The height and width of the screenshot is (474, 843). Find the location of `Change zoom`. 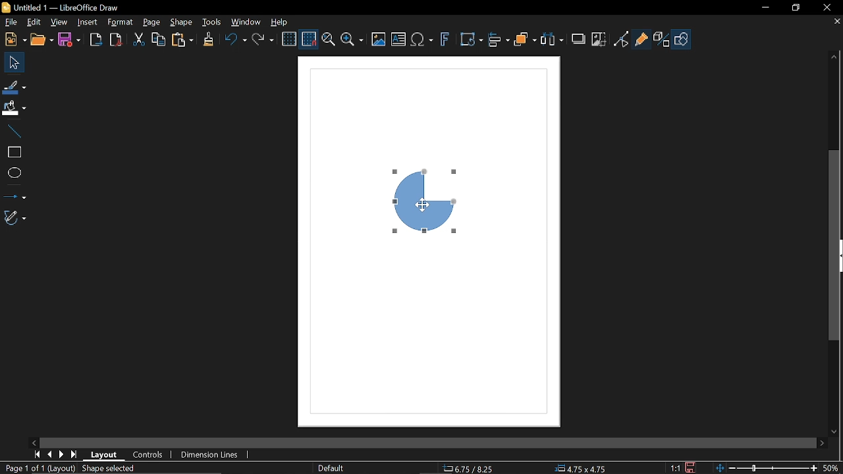

Change zoom is located at coordinates (765, 467).